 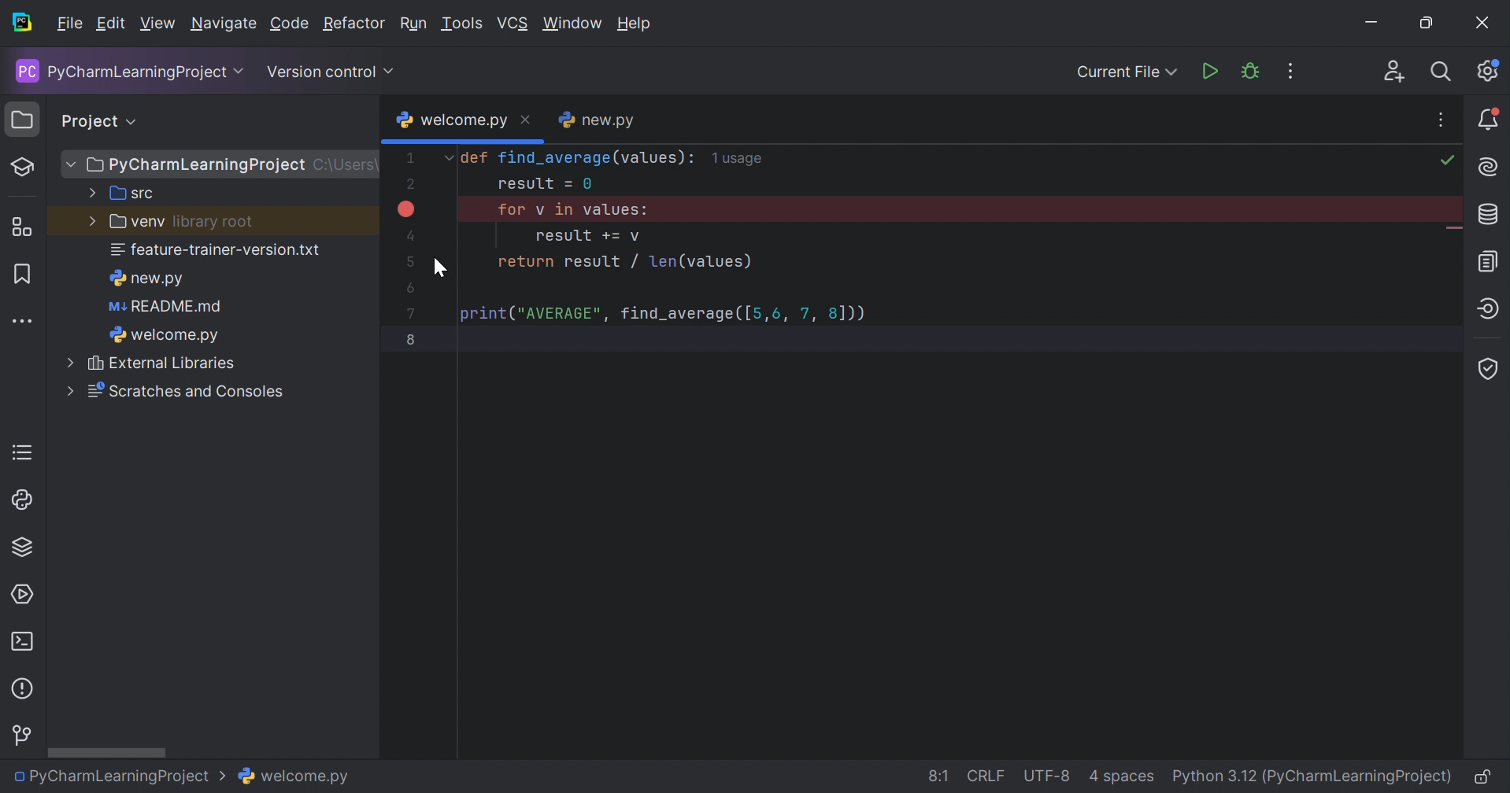 I want to click on 8:1, so click(x=938, y=774).